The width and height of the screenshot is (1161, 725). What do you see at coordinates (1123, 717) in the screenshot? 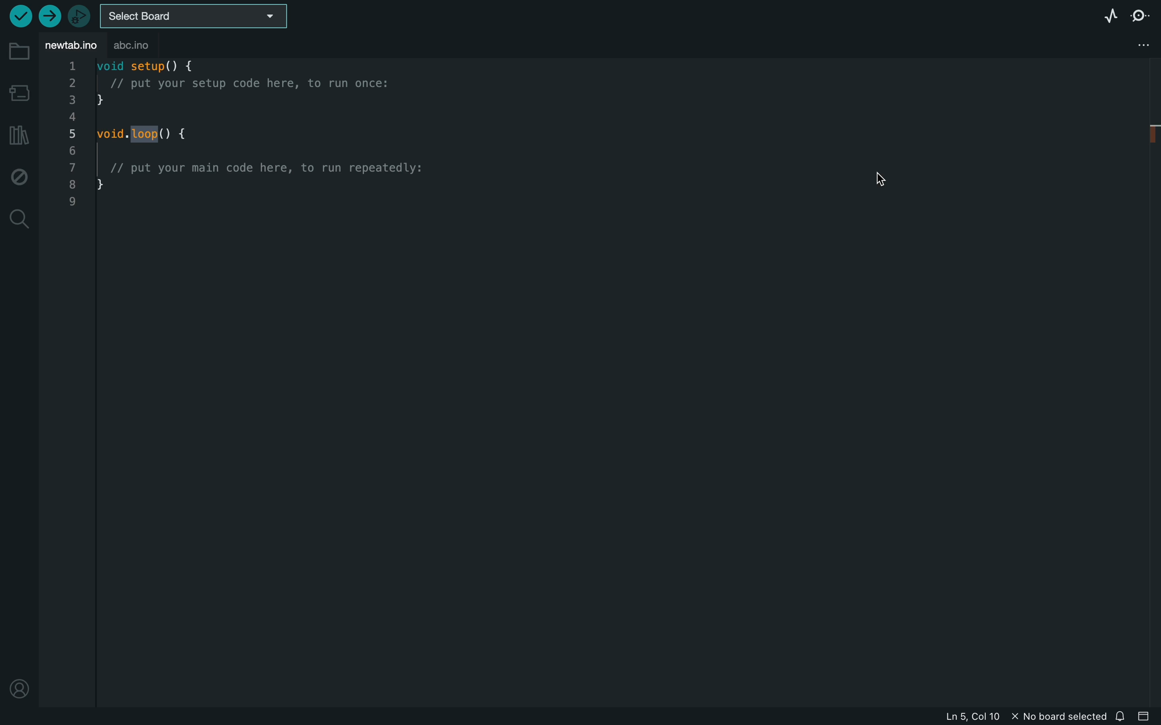
I see `notification` at bounding box center [1123, 717].